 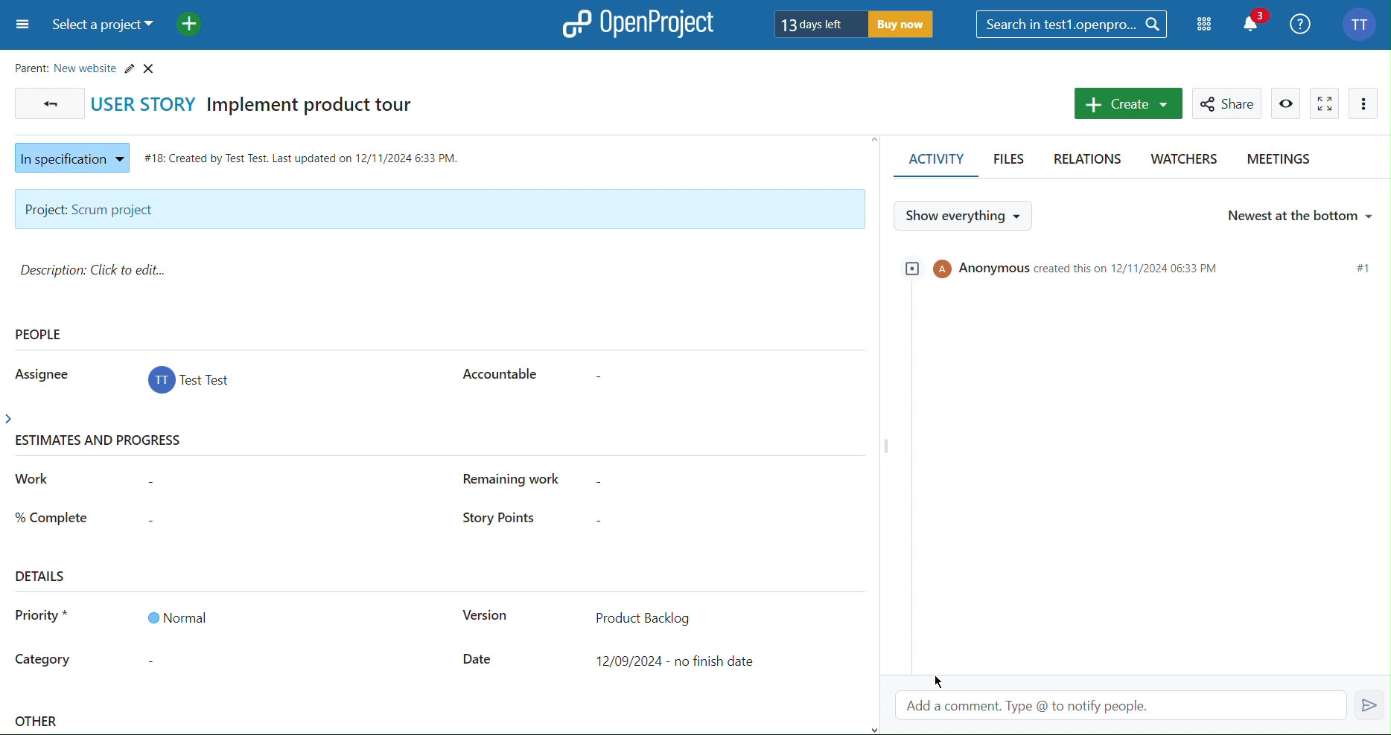 What do you see at coordinates (1091, 160) in the screenshot?
I see `Relations` at bounding box center [1091, 160].